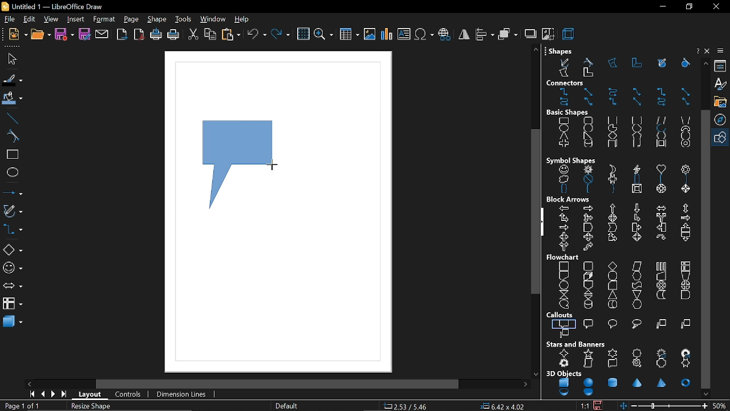 This screenshot has width=730, height=411. What do you see at coordinates (636, 180) in the screenshot?
I see `double bracket` at bounding box center [636, 180].